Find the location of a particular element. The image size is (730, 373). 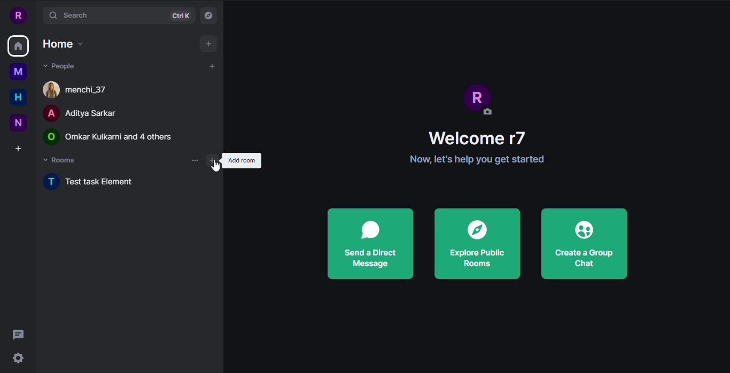

add room is located at coordinates (243, 161).